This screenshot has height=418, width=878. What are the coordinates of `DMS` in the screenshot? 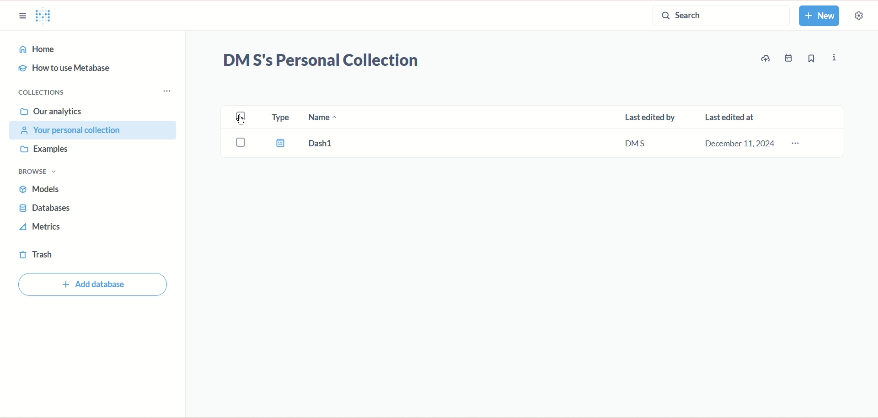 It's located at (633, 142).